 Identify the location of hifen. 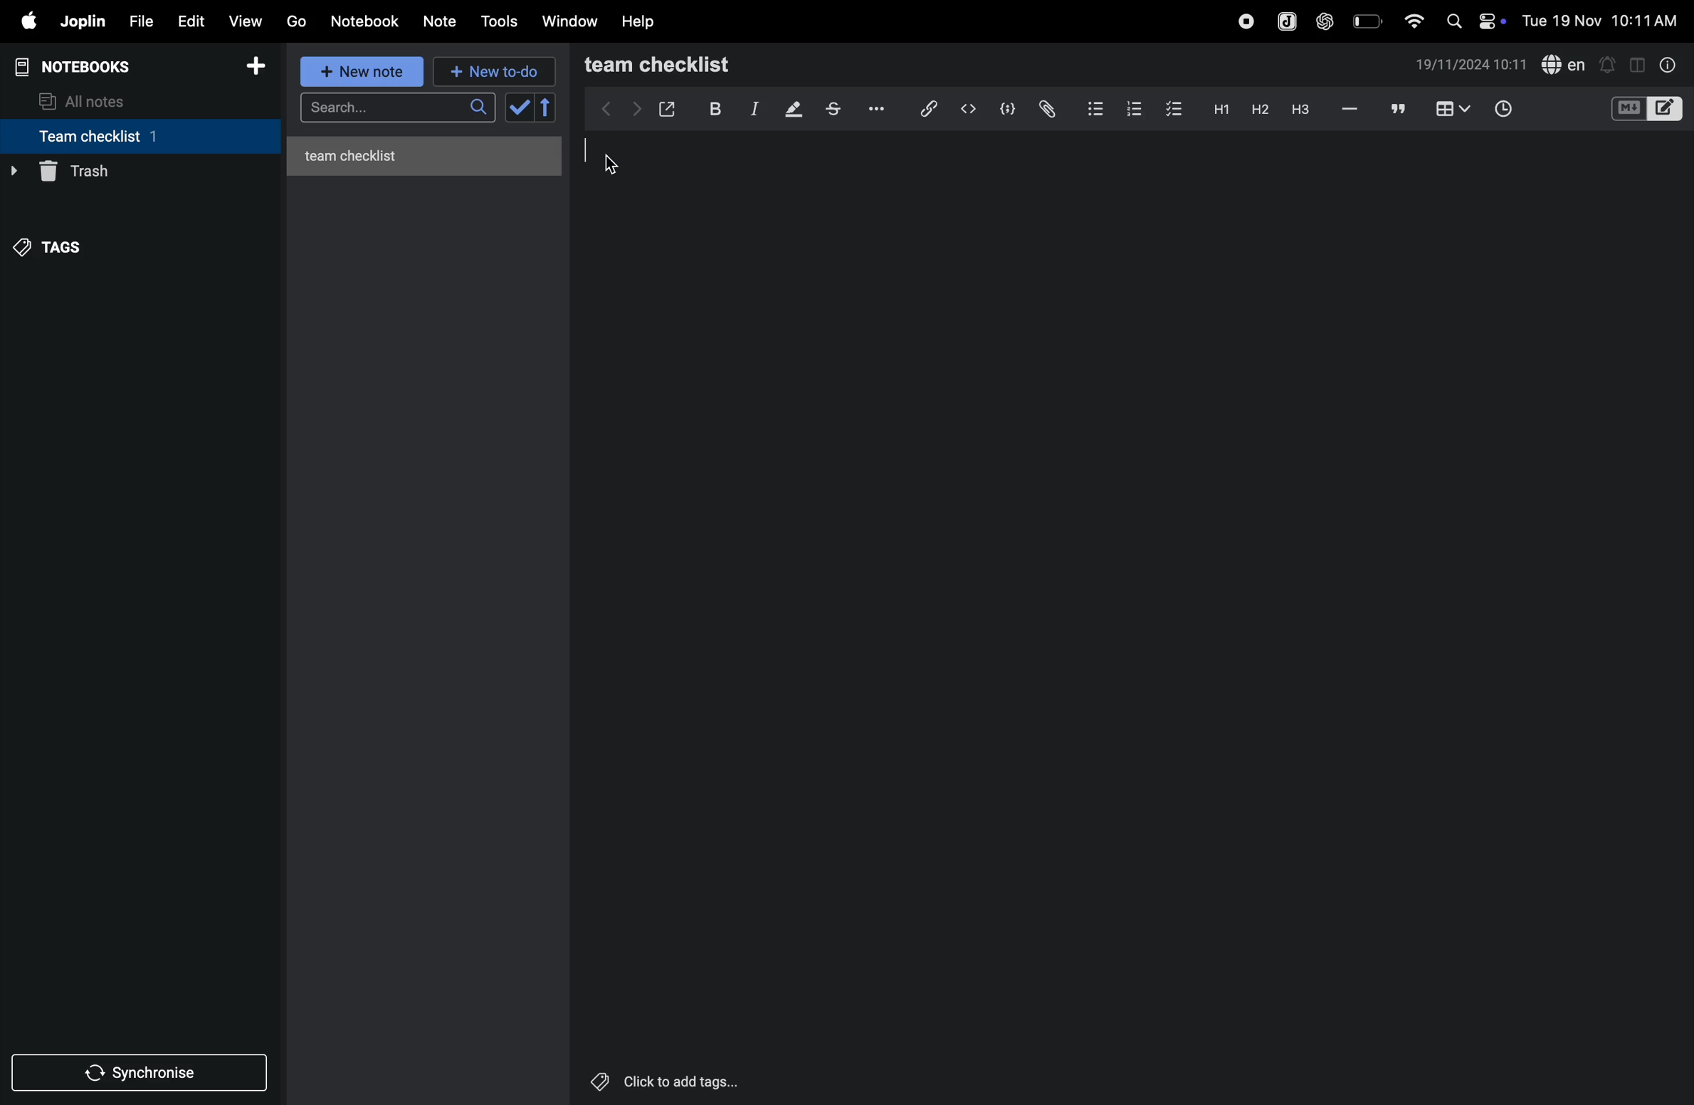
(1348, 109).